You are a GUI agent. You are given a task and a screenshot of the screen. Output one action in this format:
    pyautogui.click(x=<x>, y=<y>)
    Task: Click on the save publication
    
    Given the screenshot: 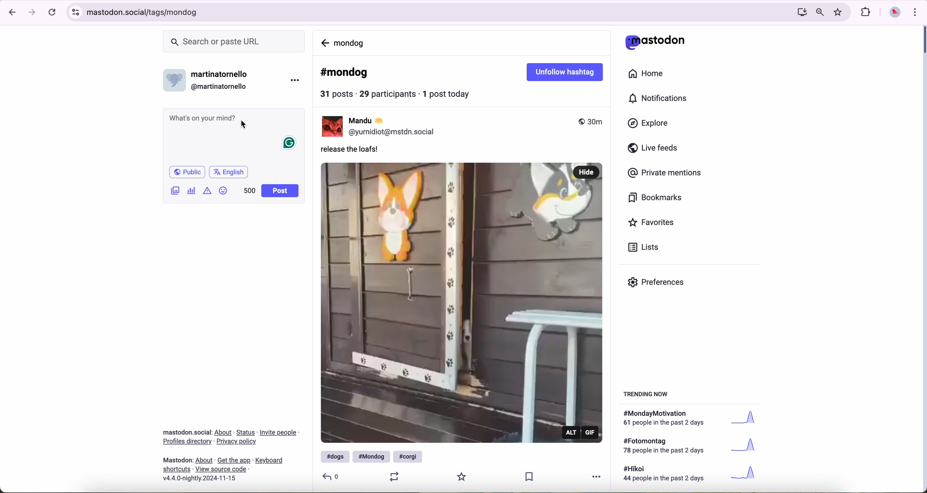 What is the action you would take?
    pyautogui.click(x=532, y=478)
    